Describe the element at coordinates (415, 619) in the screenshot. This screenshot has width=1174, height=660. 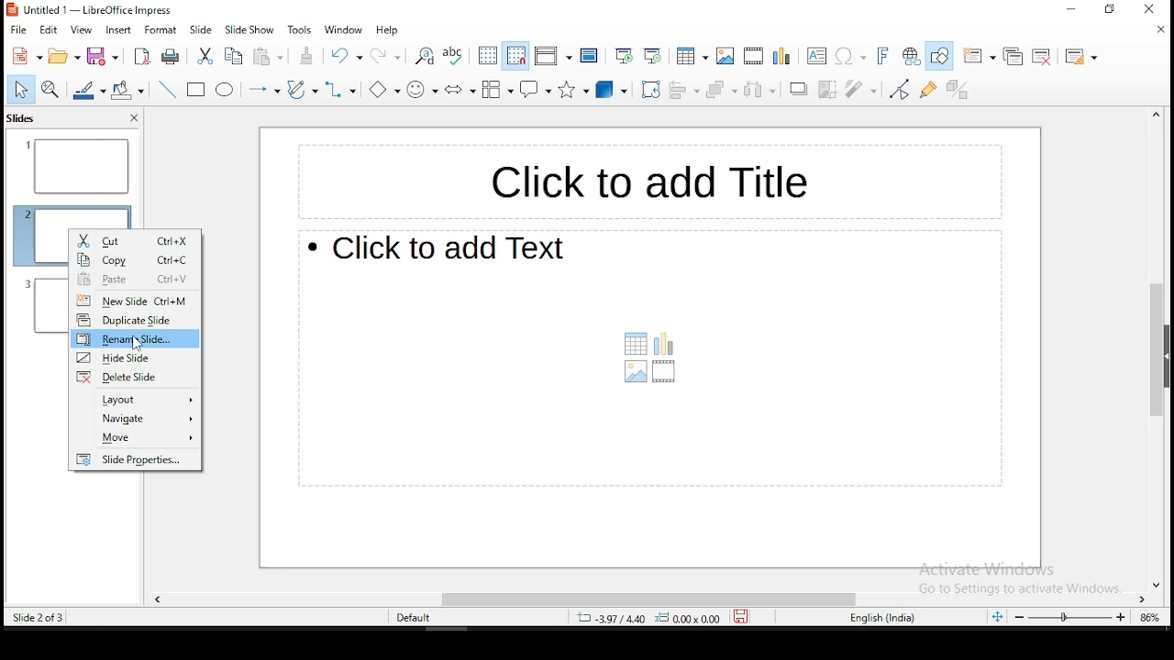
I see `default` at that location.